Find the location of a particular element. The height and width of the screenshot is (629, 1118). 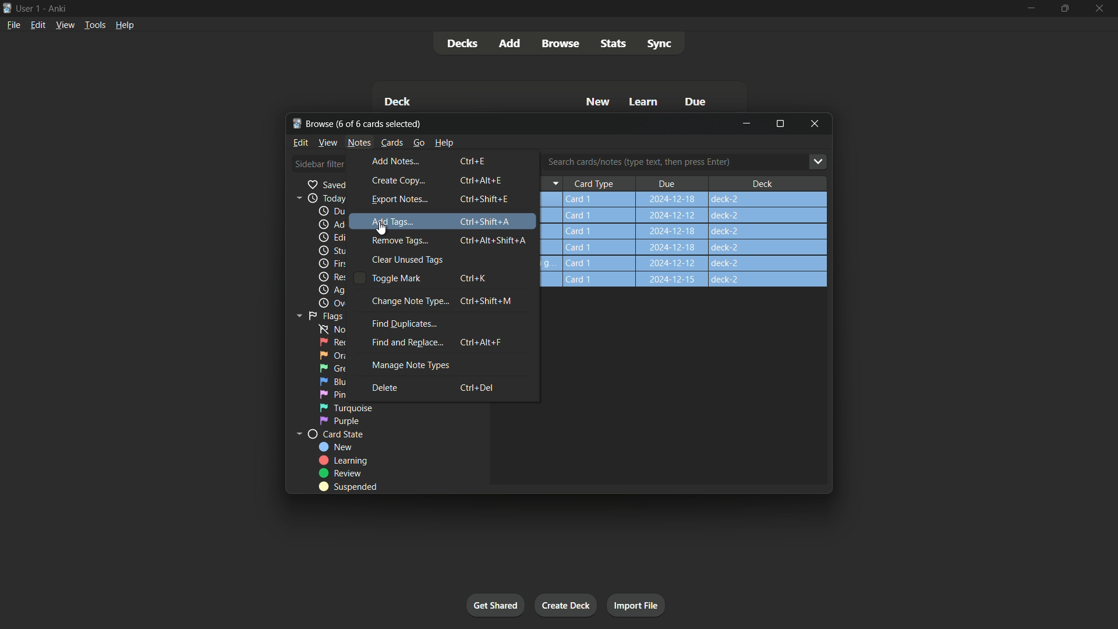

Search cards/notes (type text, then press Enter) is located at coordinates (689, 163).